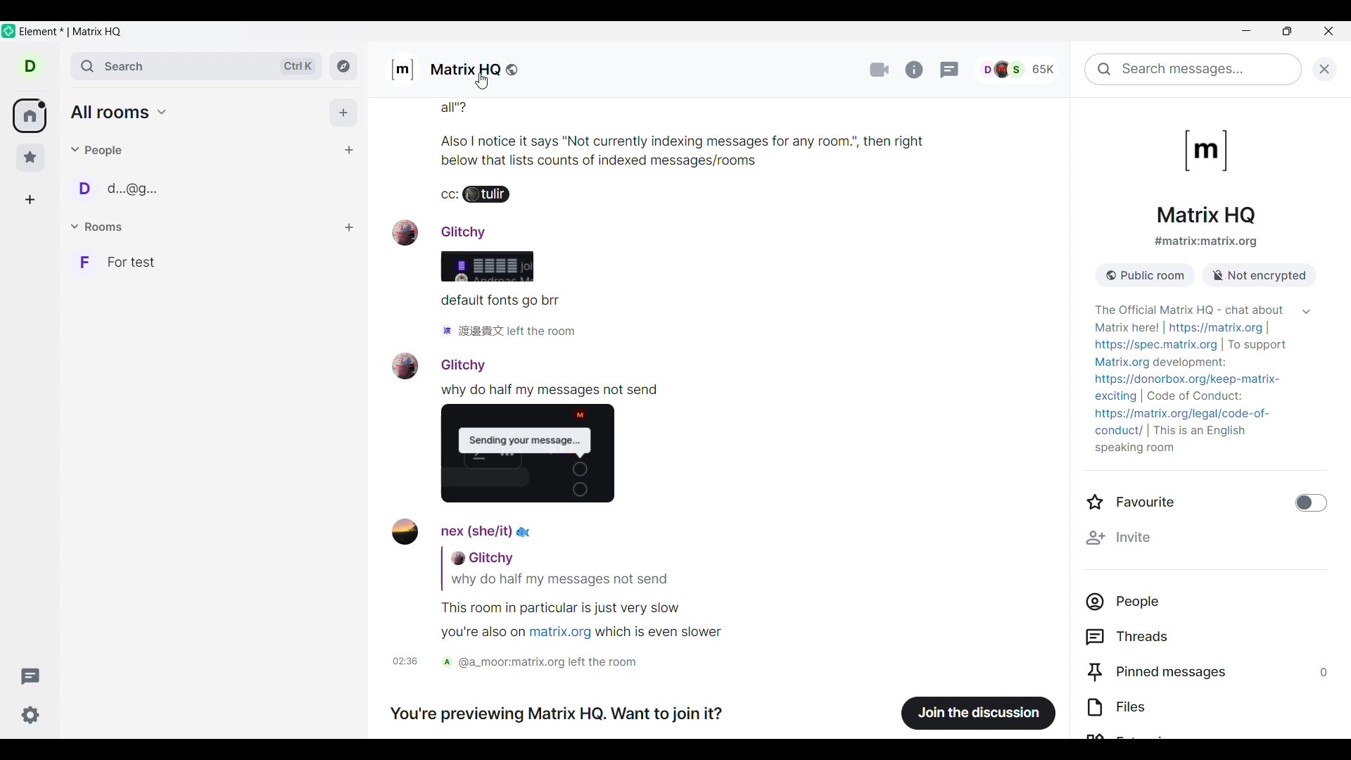 The width and height of the screenshot is (1351, 760). Describe the element at coordinates (562, 716) in the screenshot. I see `you're previewing matrix hq. Want to join it?` at that location.